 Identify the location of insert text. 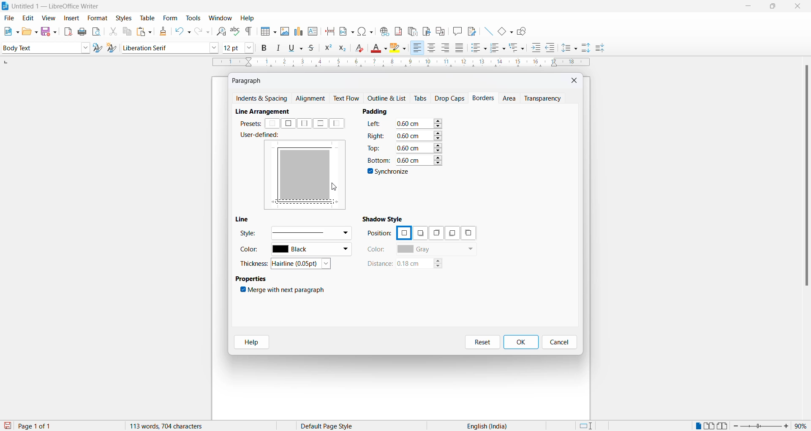
(313, 30).